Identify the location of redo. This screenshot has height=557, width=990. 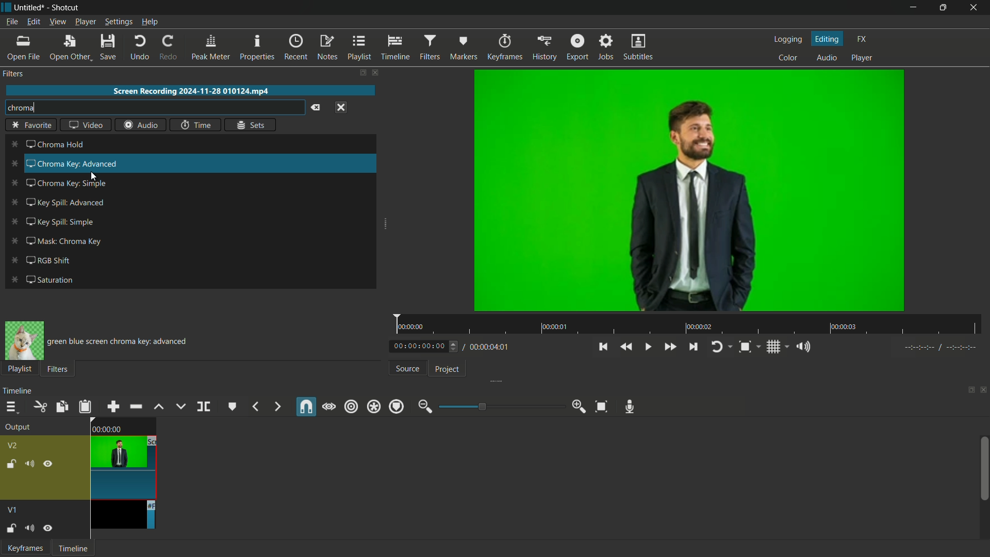
(167, 47).